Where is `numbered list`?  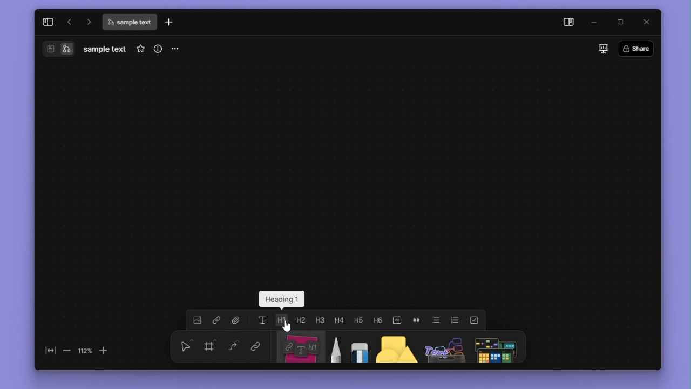 numbered list is located at coordinates (455, 320).